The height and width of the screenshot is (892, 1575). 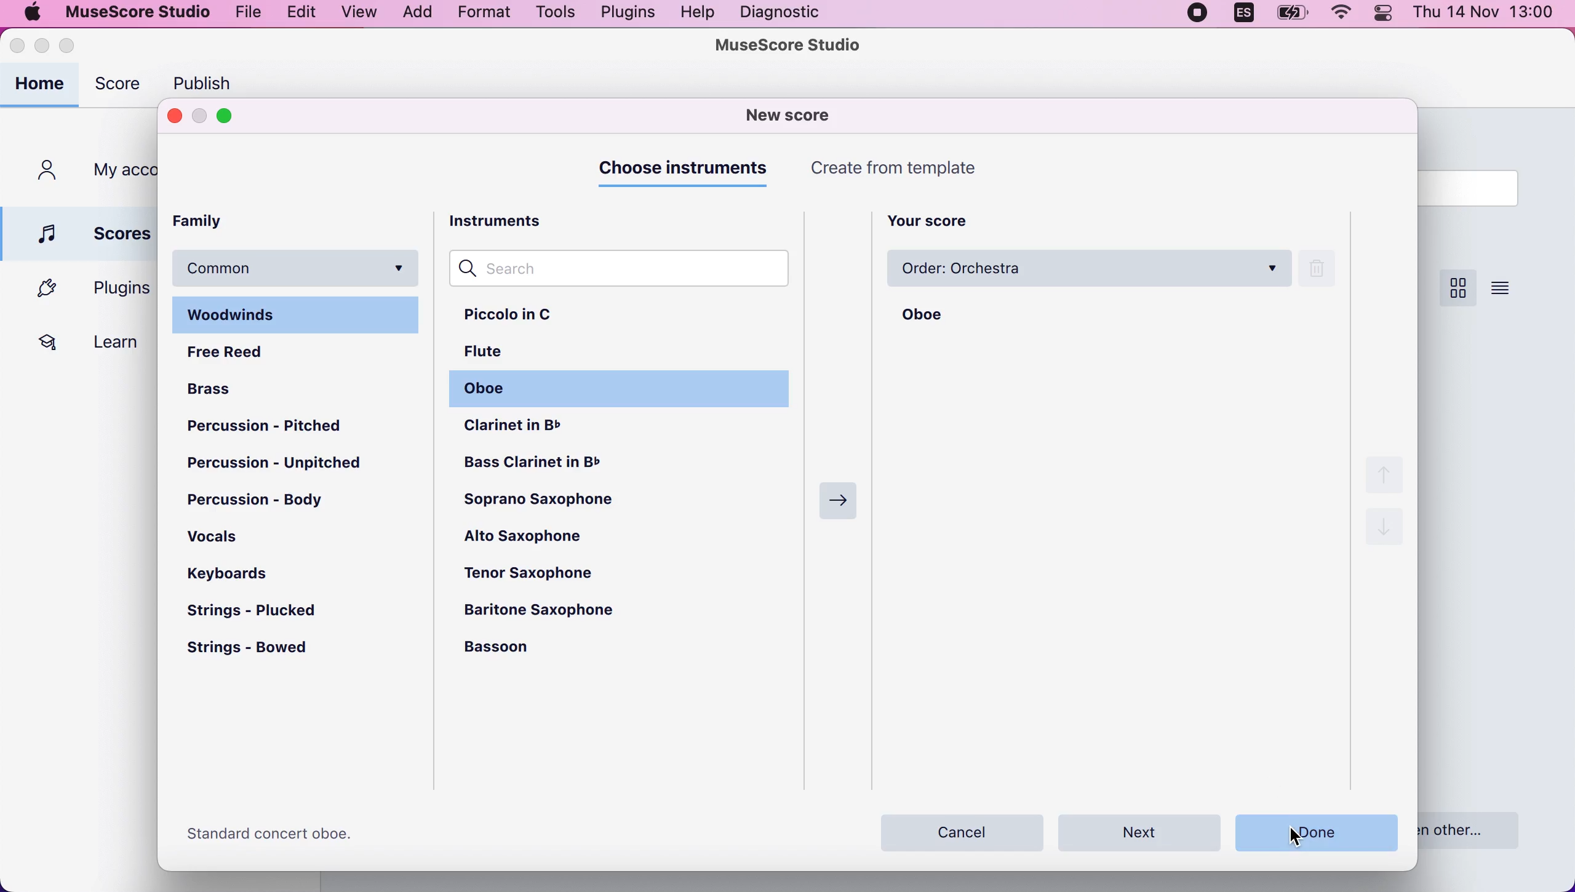 What do you see at coordinates (299, 314) in the screenshot?
I see `woodwinds` at bounding box center [299, 314].